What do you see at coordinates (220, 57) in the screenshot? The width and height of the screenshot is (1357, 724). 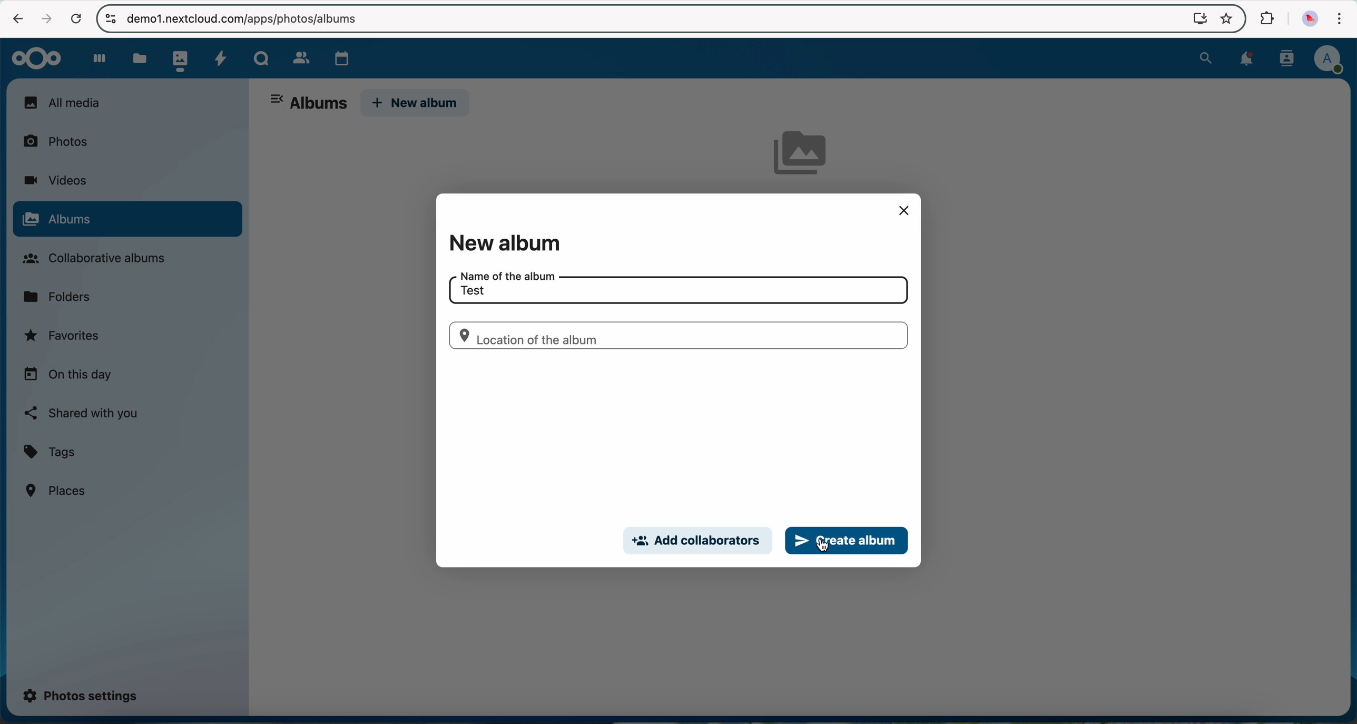 I see `activity` at bounding box center [220, 57].